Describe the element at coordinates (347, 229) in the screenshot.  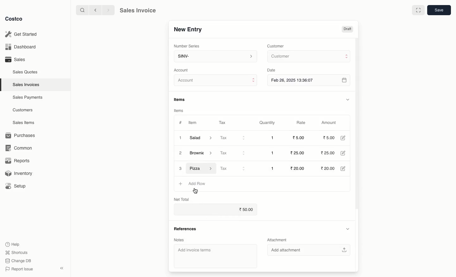
I see `Hide` at that location.